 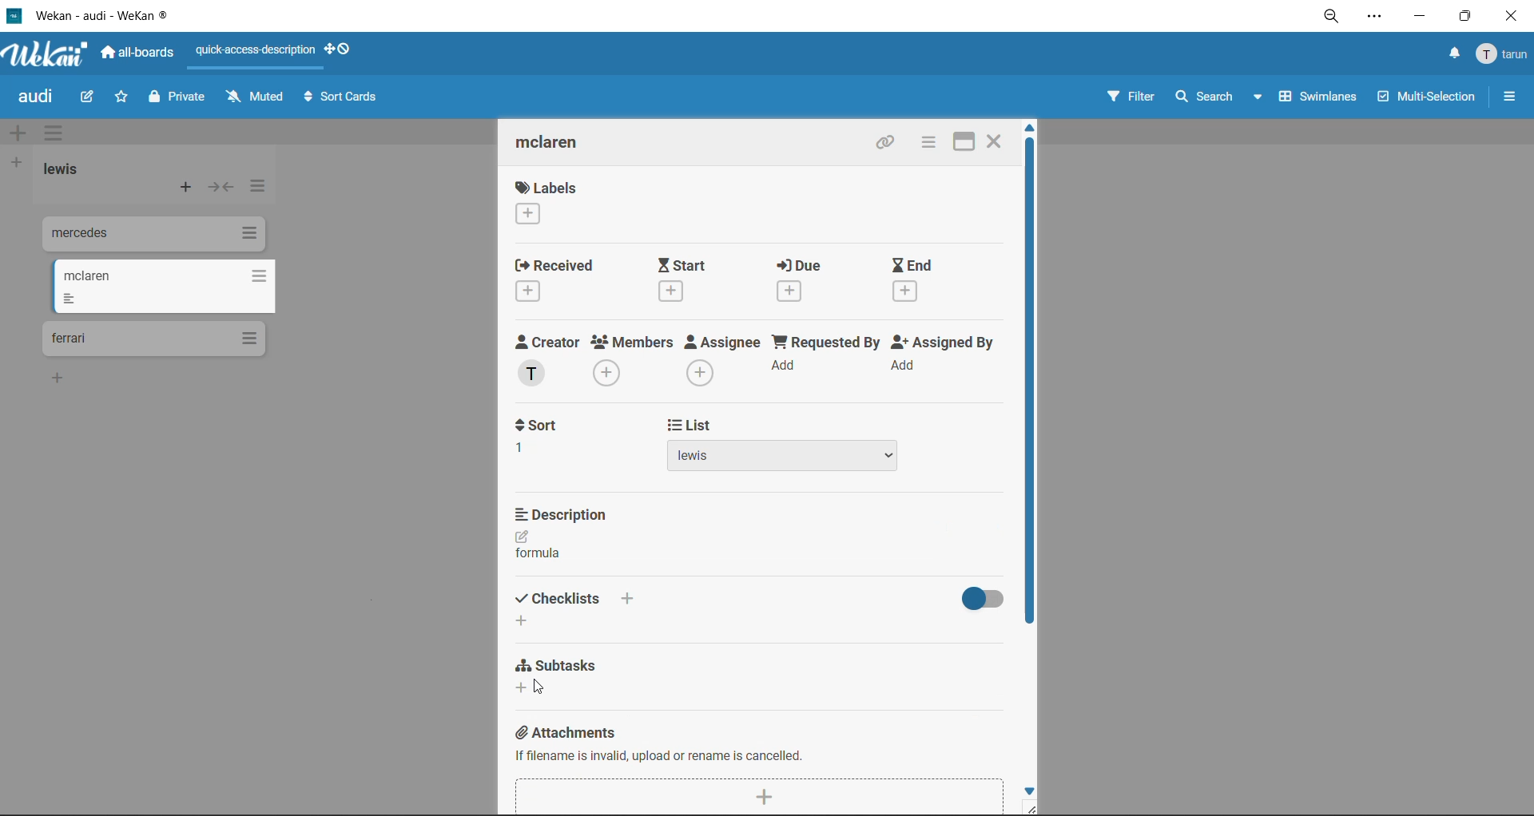 I want to click on creator, so click(x=551, y=361).